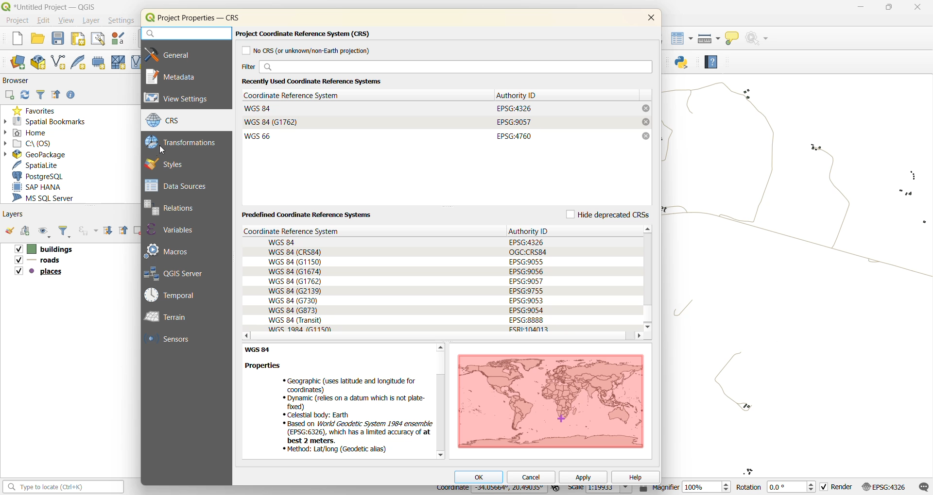 This screenshot has width=933, height=495. Describe the element at coordinates (149, 18) in the screenshot. I see `logo` at that location.